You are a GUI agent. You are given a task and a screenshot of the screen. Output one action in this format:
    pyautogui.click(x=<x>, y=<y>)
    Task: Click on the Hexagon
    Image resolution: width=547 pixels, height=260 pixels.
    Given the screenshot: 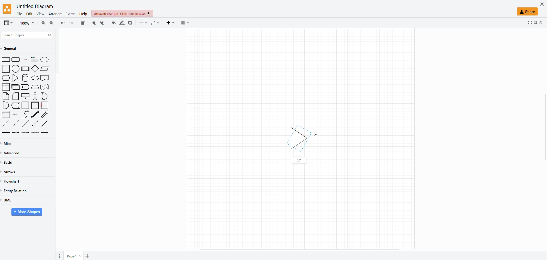 What is the action you would take?
    pyautogui.click(x=6, y=78)
    